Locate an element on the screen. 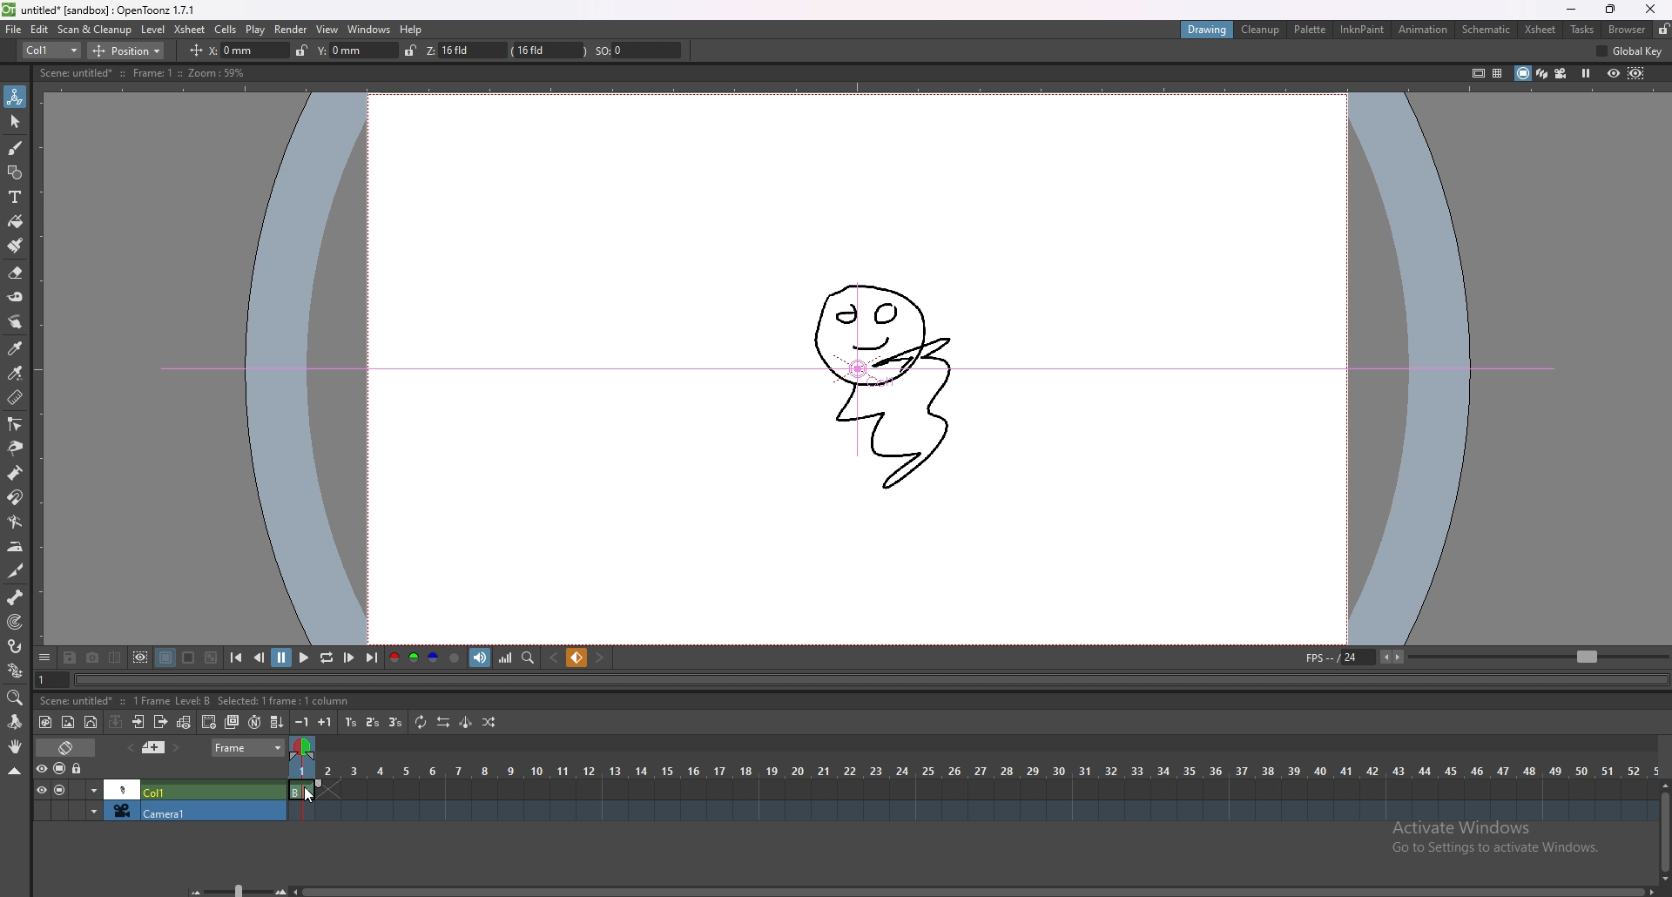  fps is located at coordinates (1482, 657).